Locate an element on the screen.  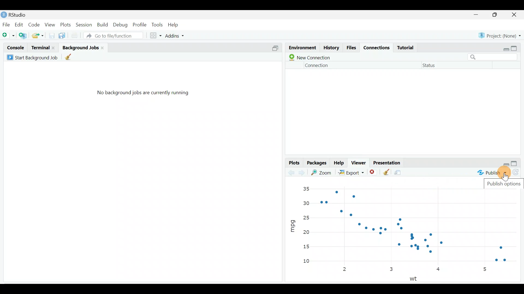
Files is located at coordinates (352, 48).